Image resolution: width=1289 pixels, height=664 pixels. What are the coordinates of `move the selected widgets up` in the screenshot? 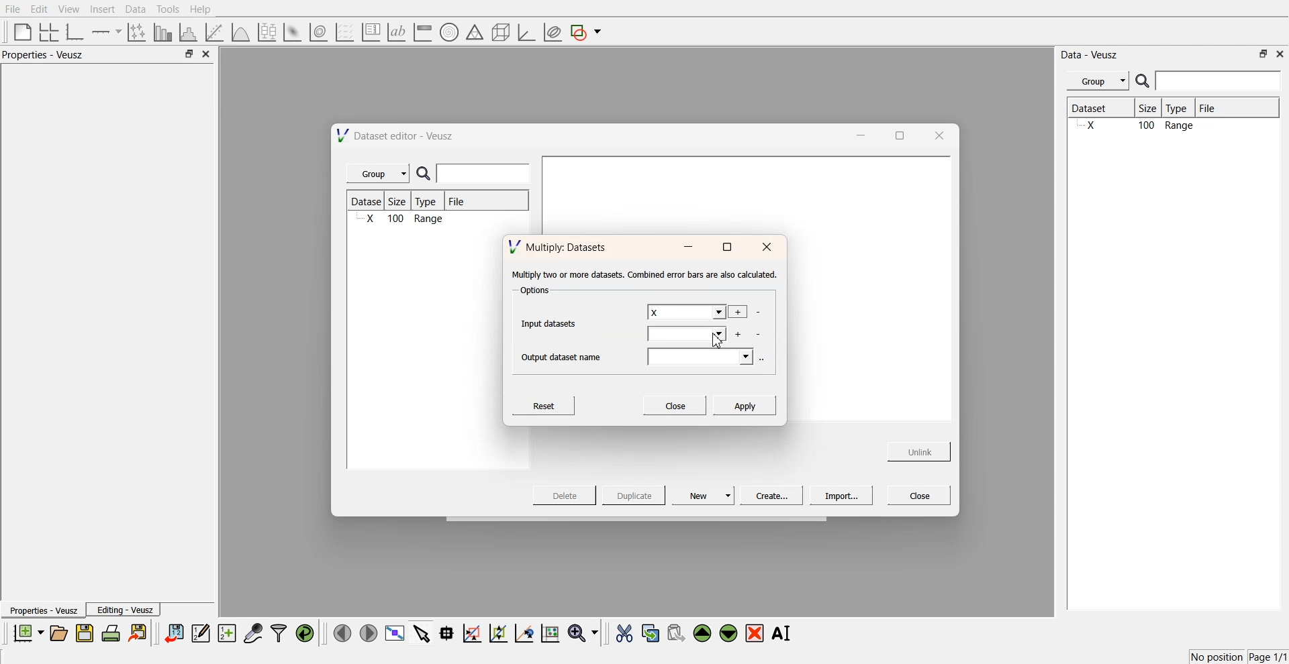 It's located at (704, 634).